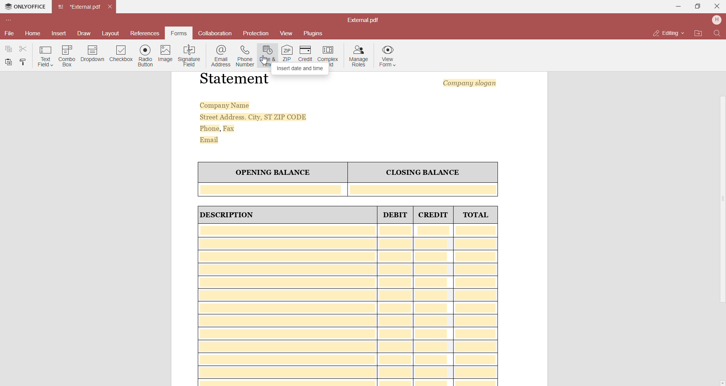 The height and width of the screenshot is (386, 726). Describe the element at coordinates (302, 68) in the screenshot. I see `Insert date and time` at that location.